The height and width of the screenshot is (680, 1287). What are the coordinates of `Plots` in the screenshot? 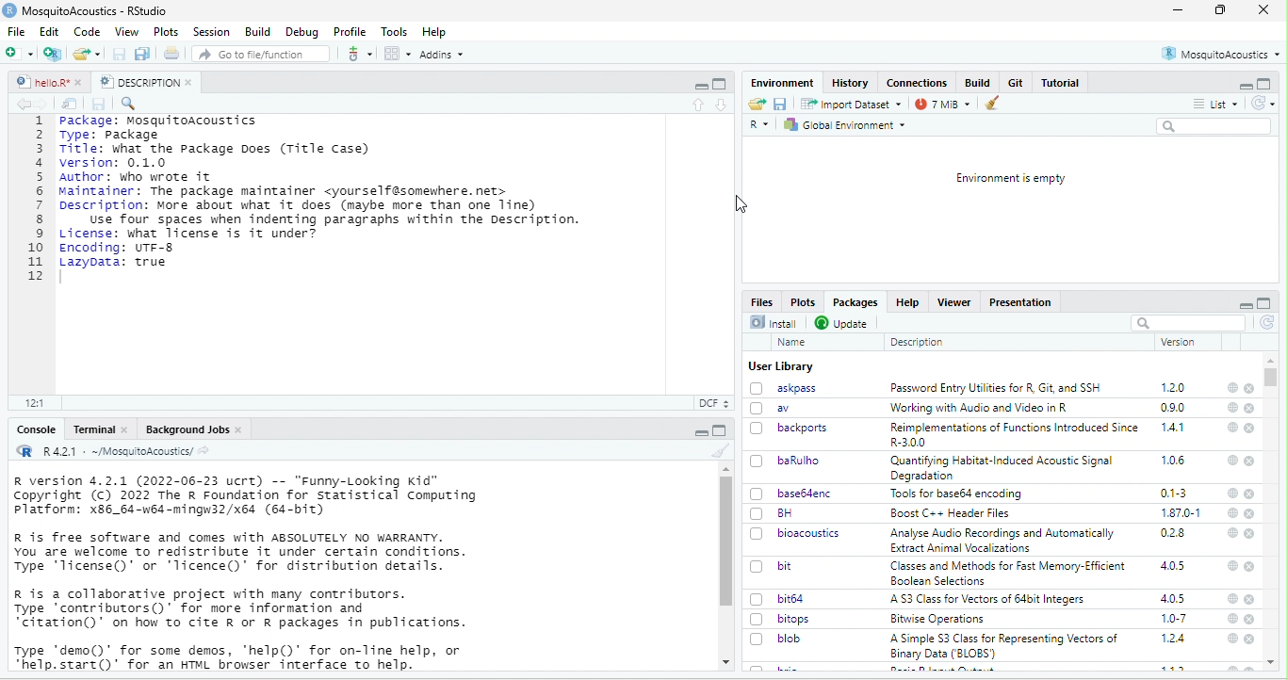 It's located at (806, 301).